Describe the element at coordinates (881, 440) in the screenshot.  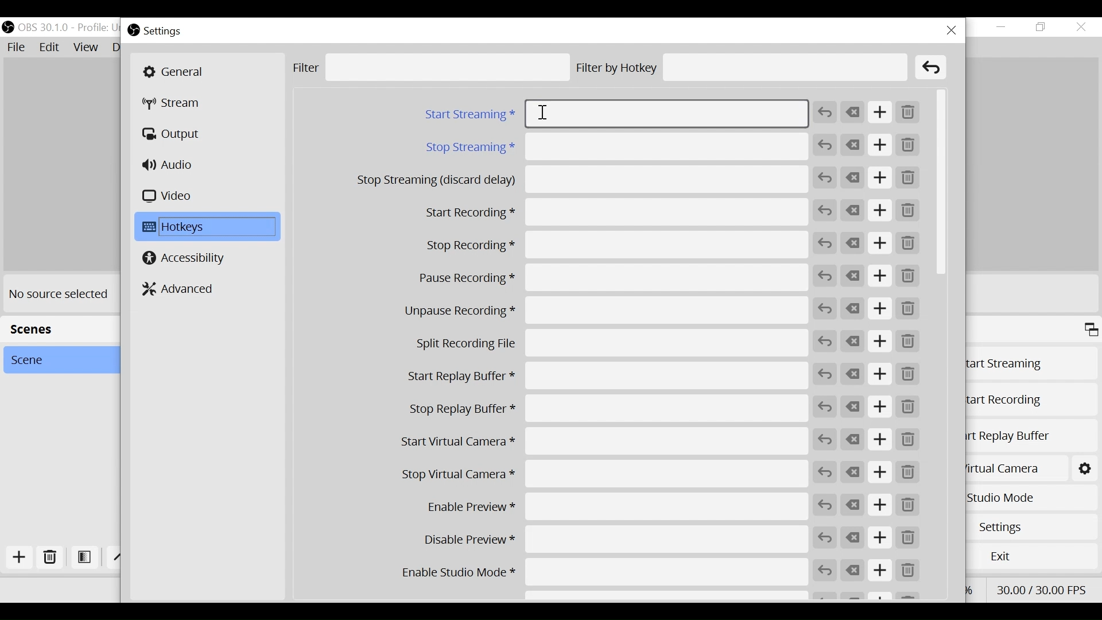
I see `Add` at that location.